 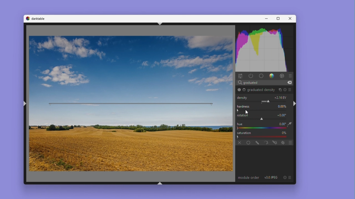 What do you see at coordinates (266, 82) in the screenshot?
I see `Search bar` at bounding box center [266, 82].